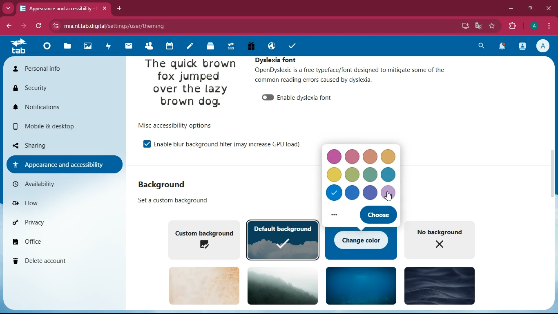 The width and height of the screenshot is (558, 314). Describe the element at coordinates (267, 98) in the screenshot. I see `enable` at that location.